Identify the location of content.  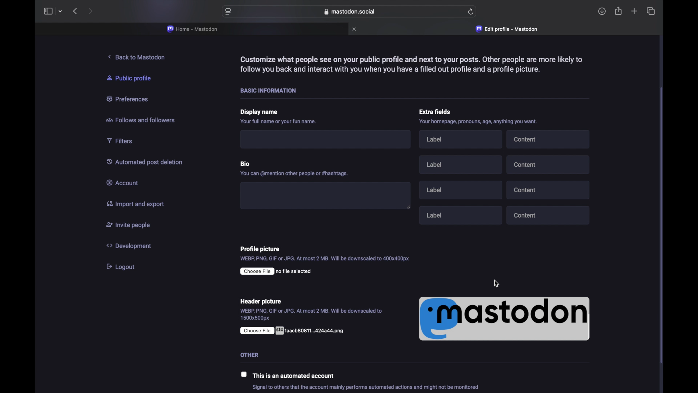
(549, 164).